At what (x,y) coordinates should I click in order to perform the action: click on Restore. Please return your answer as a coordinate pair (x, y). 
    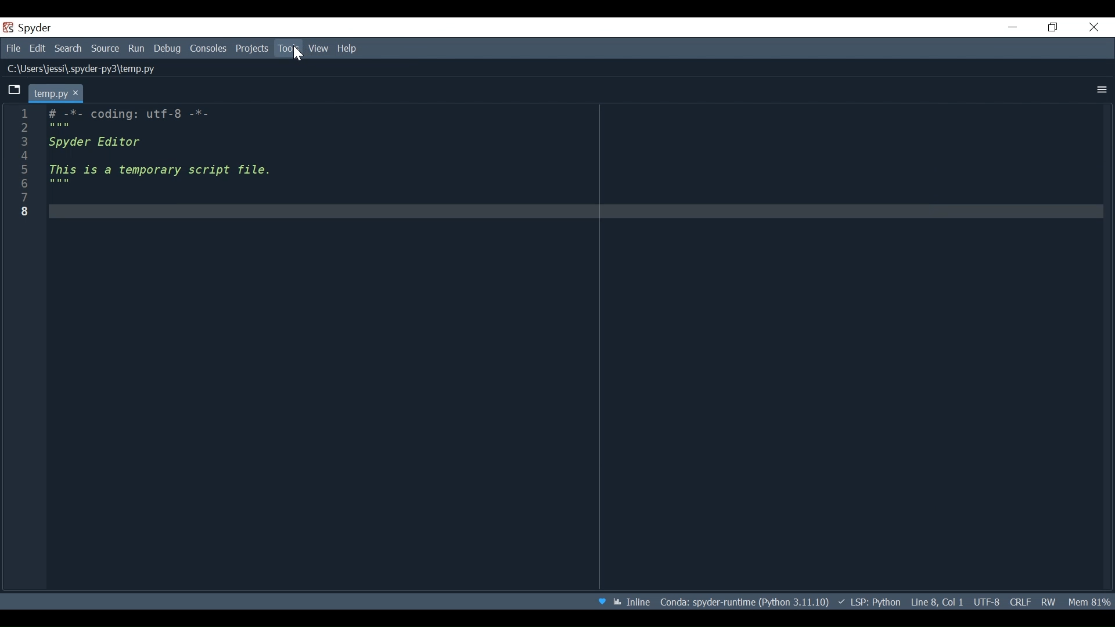
    Looking at the image, I should click on (1054, 28).